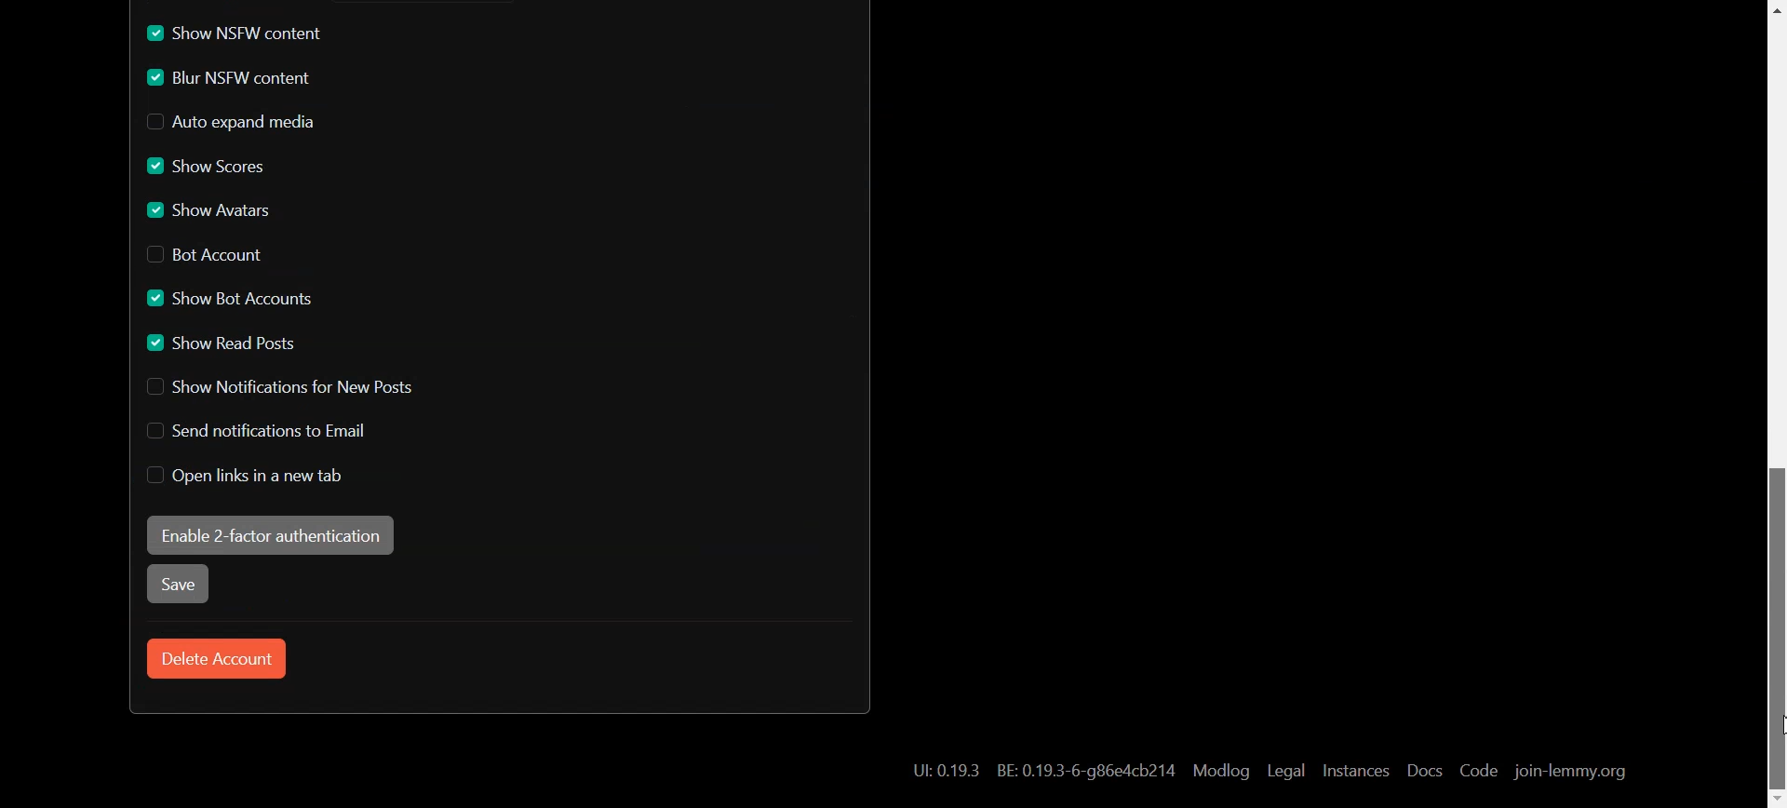 The height and width of the screenshot is (808, 1787). I want to click on Code, so click(1479, 771).